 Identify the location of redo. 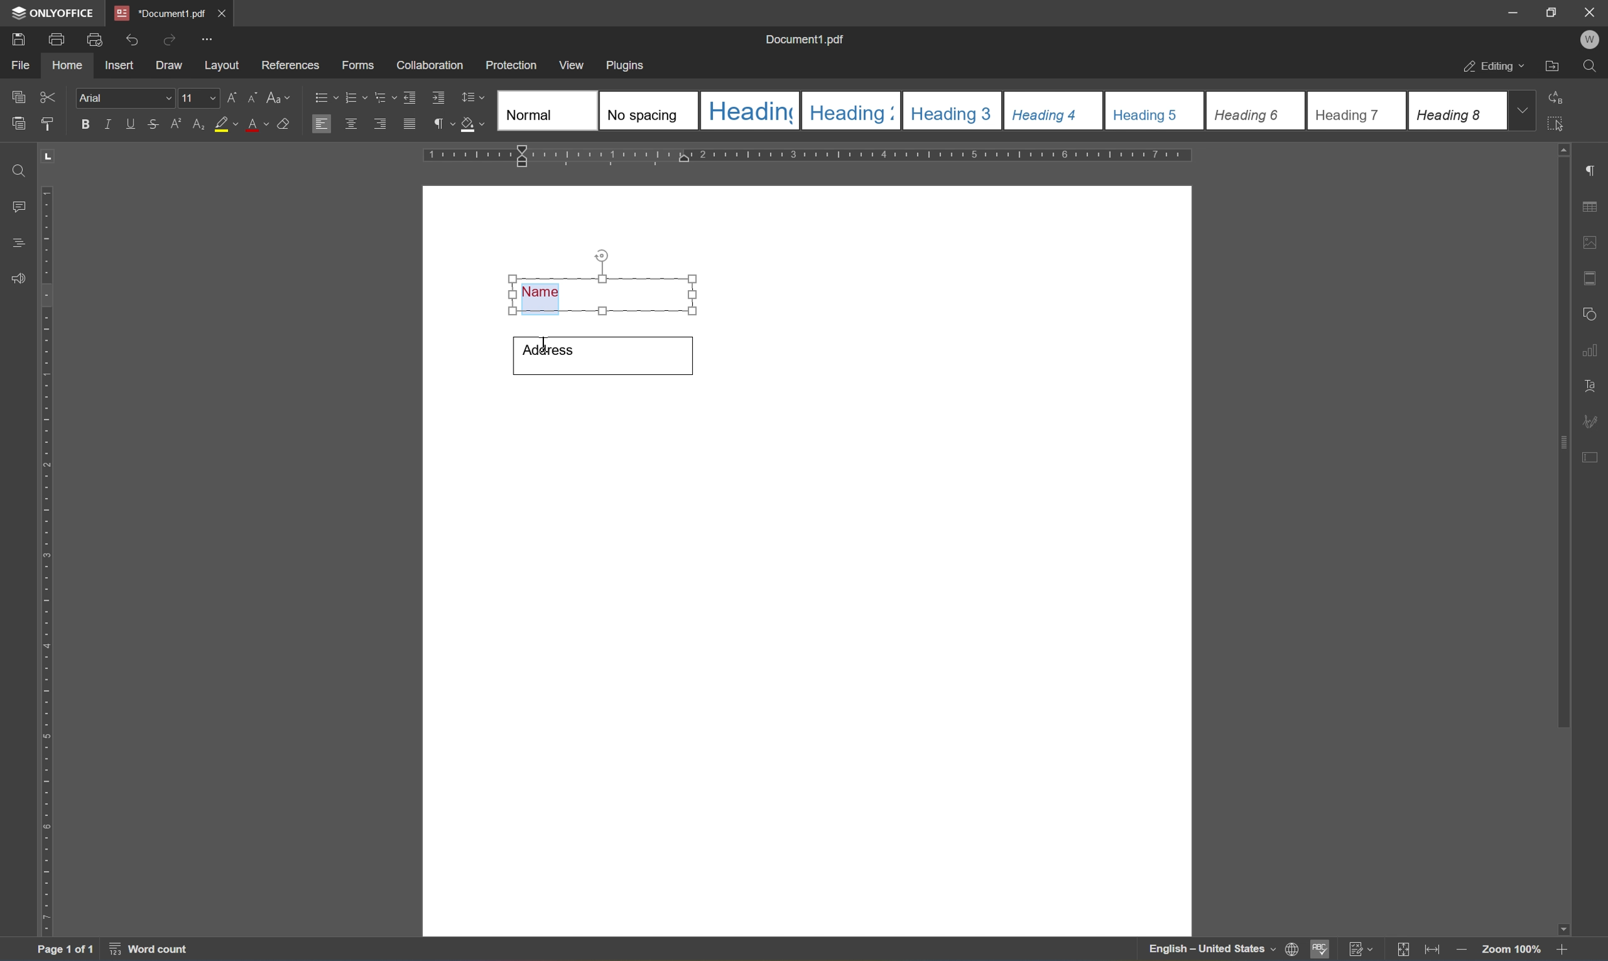
(166, 39).